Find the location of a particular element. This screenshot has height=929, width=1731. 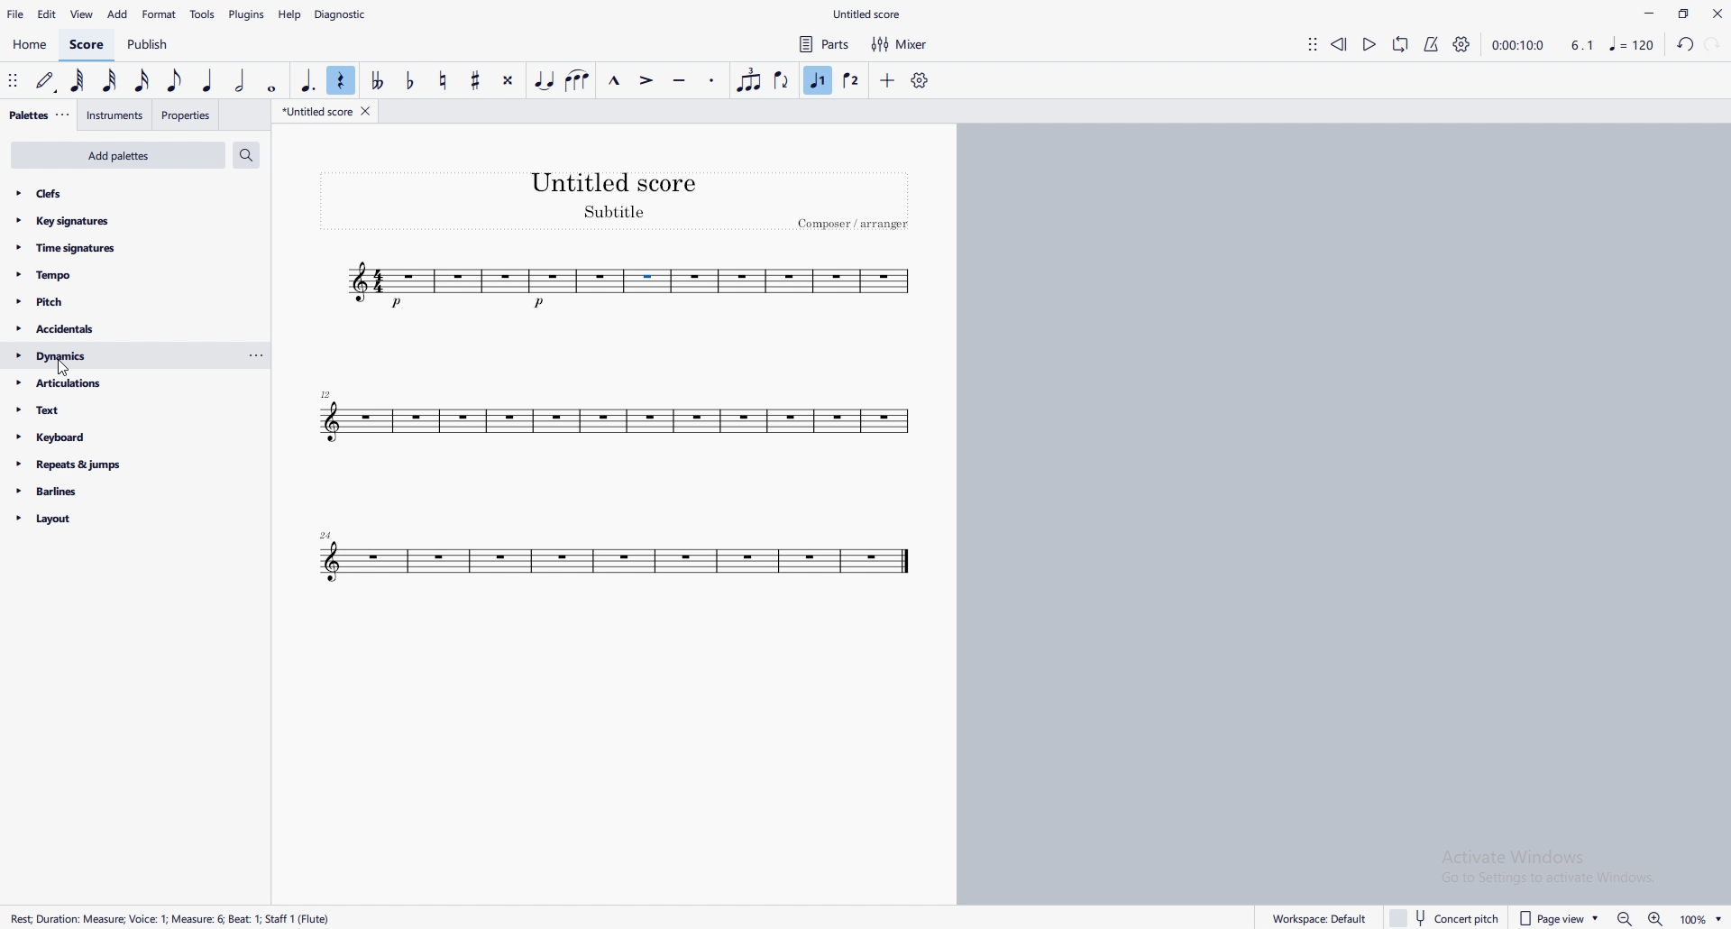

format is located at coordinates (160, 15).